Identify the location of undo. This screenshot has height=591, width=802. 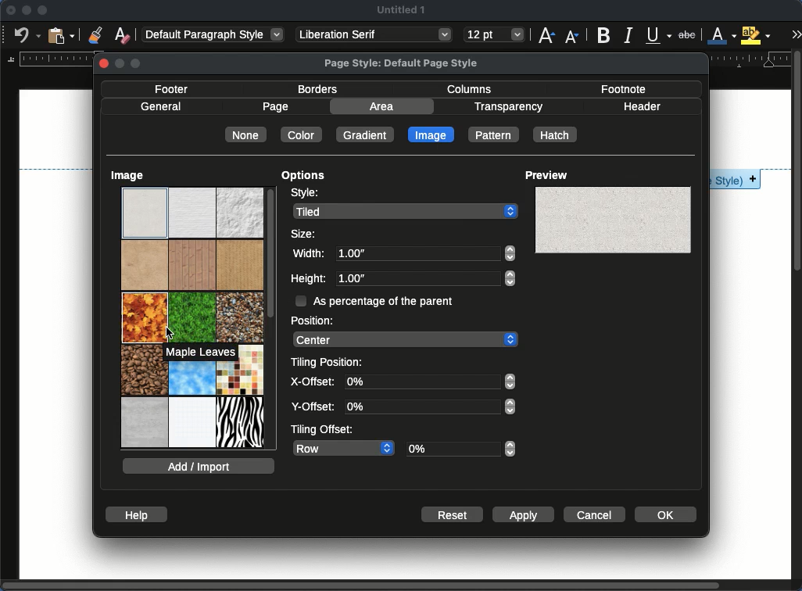
(25, 36).